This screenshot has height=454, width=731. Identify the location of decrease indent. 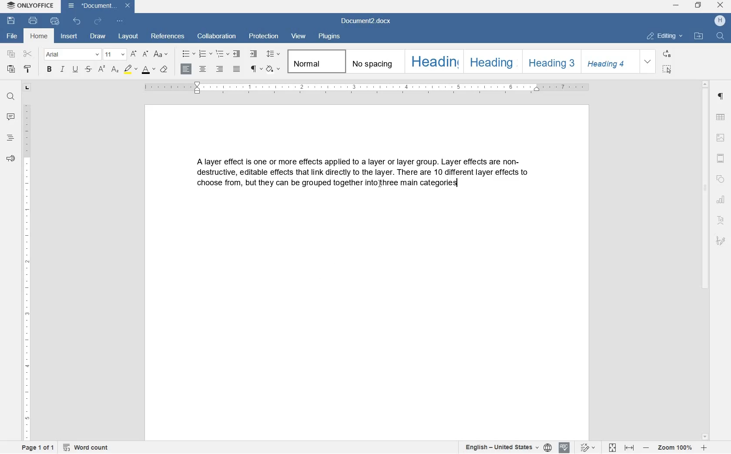
(238, 54).